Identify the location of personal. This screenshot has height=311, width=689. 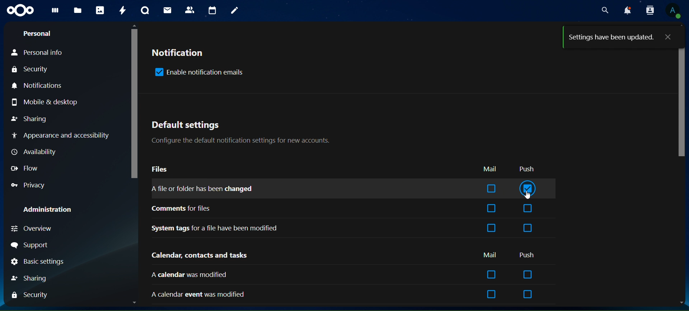
(47, 34).